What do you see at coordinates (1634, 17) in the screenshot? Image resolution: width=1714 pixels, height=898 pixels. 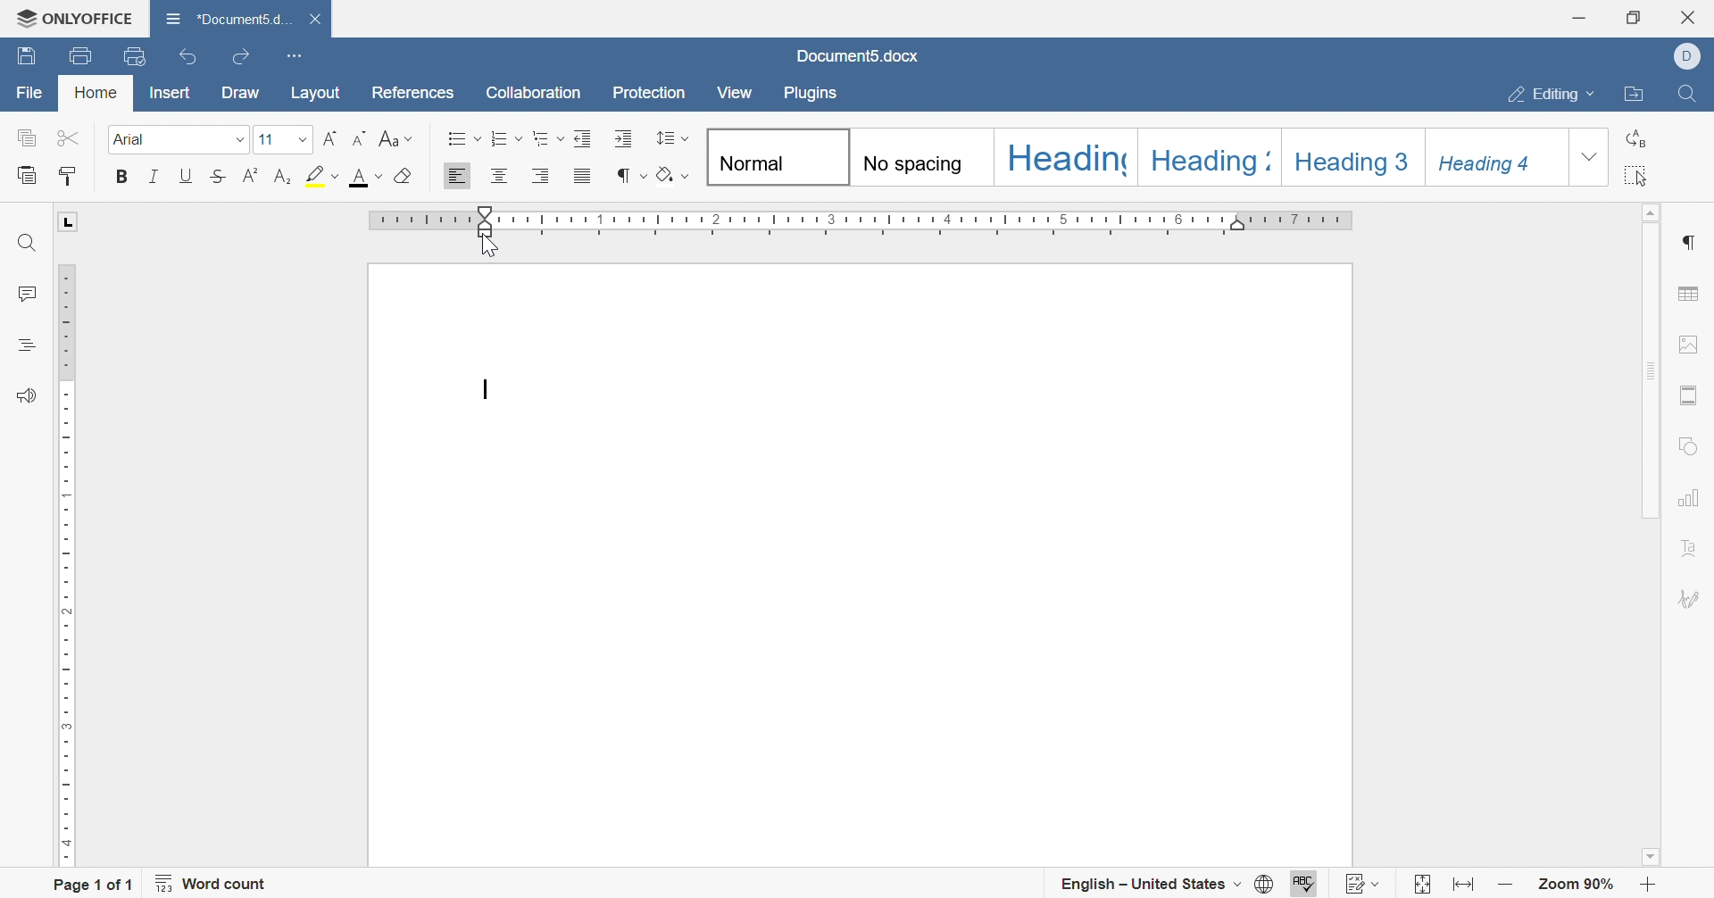 I see `restore down` at bounding box center [1634, 17].